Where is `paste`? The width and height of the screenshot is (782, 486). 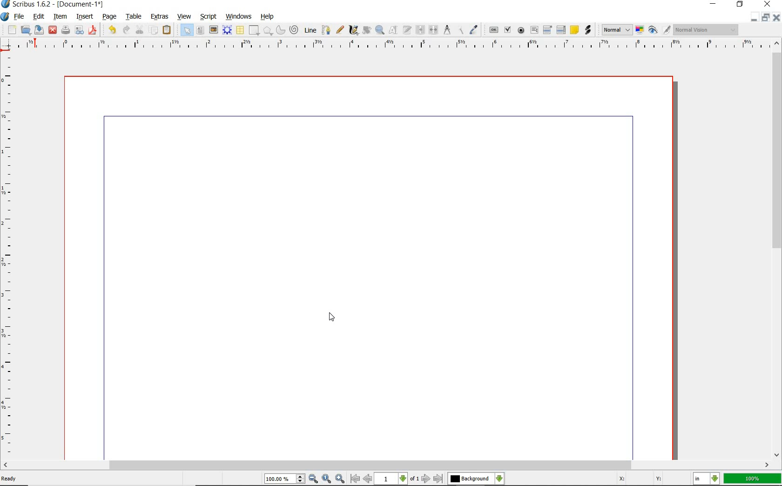
paste is located at coordinates (169, 31).